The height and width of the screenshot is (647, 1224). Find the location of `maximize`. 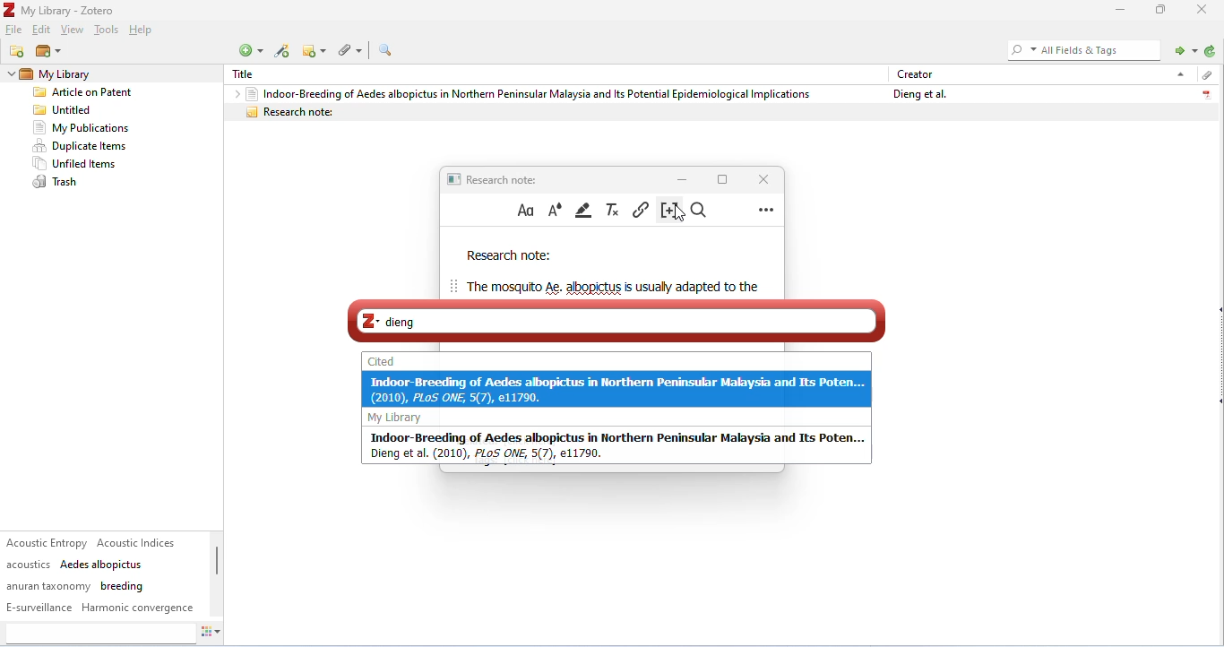

maximize is located at coordinates (1161, 9).